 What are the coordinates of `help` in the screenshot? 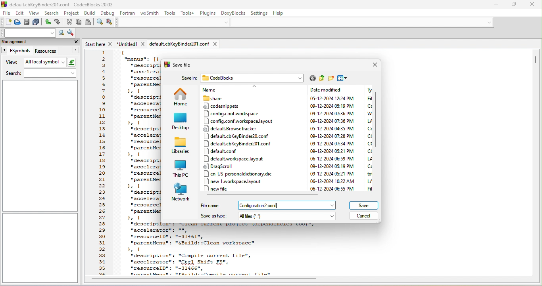 It's located at (280, 13).